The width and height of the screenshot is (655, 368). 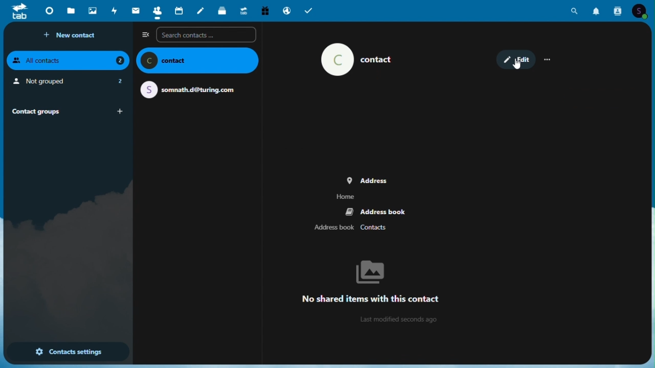 I want to click on edit, so click(x=516, y=59).